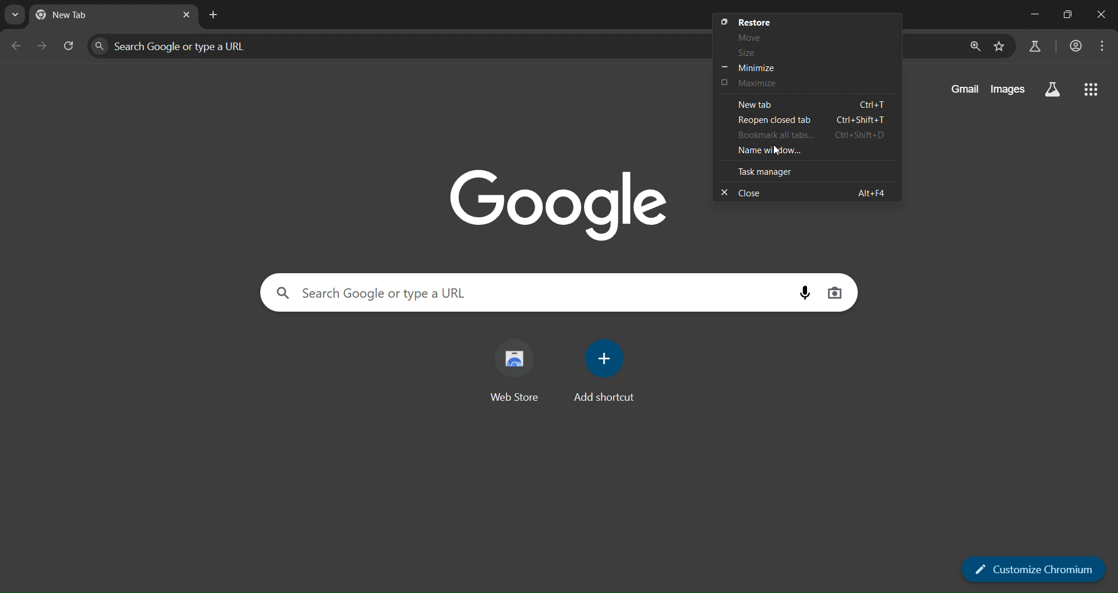 Image resolution: width=1118 pixels, height=593 pixels. I want to click on gmail, so click(962, 90).